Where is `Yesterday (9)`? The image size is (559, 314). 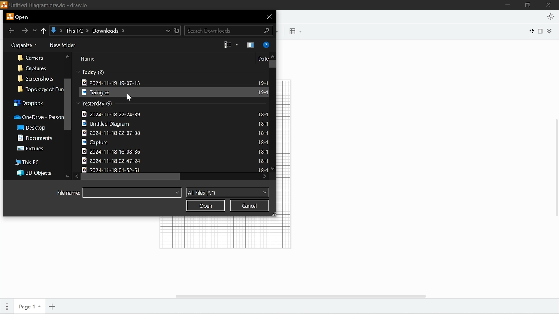
Yesterday (9) is located at coordinates (95, 103).